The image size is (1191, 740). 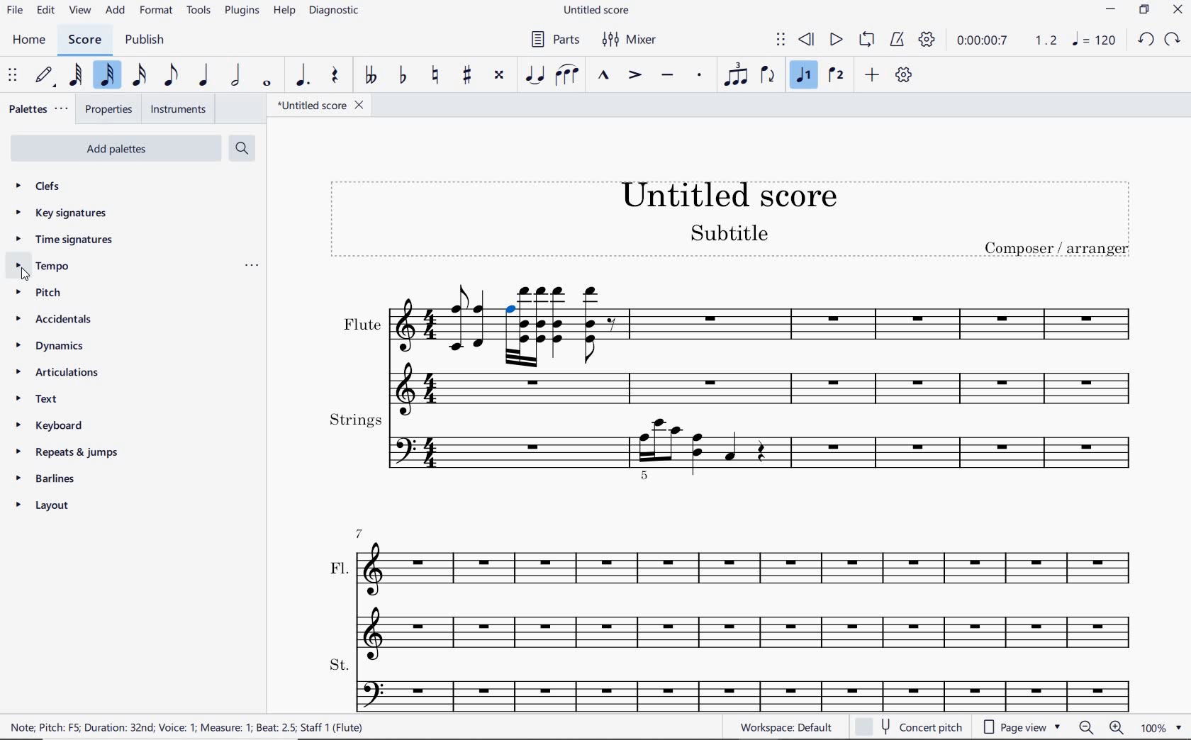 I want to click on add palettes, so click(x=116, y=150).